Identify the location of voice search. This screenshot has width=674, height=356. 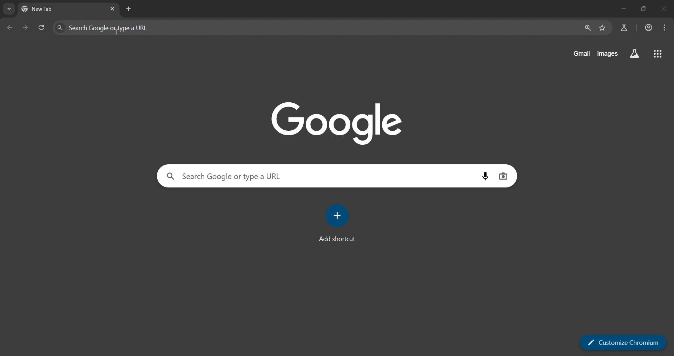
(484, 176).